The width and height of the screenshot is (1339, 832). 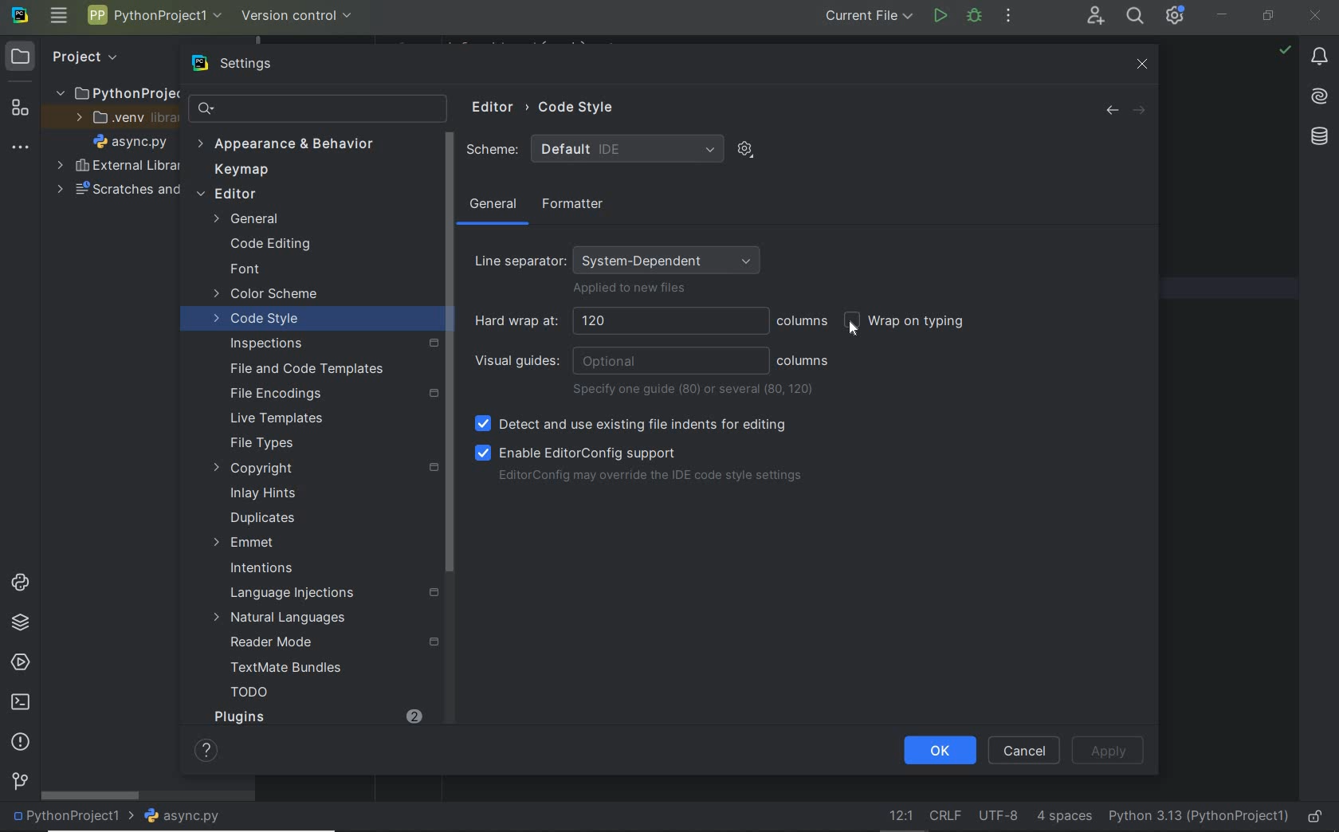 I want to click on file encoding, so click(x=999, y=816).